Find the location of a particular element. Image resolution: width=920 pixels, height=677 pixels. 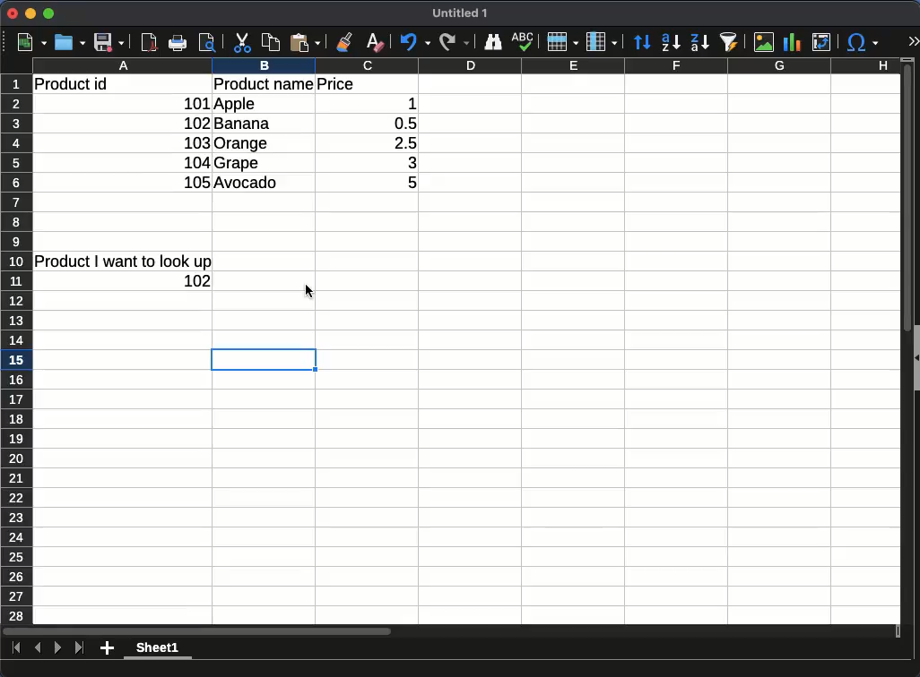

image is located at coordinates (764, 42).